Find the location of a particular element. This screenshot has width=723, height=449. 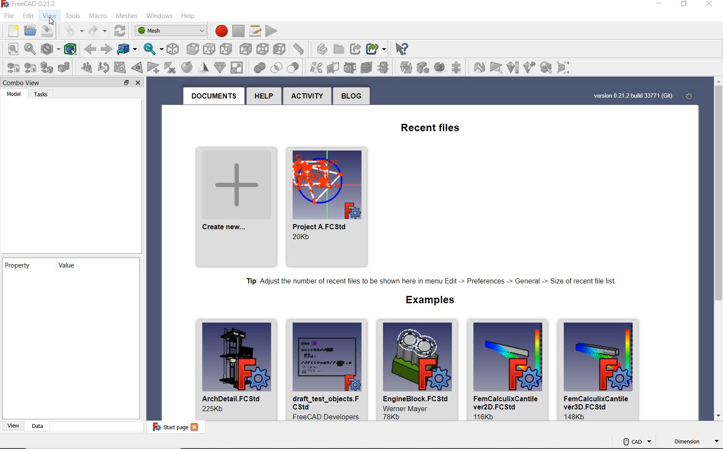

make link is located at coordinates (341, 48).